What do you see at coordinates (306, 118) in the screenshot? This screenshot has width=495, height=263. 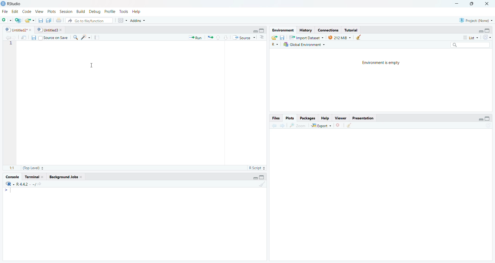 I see `packages` at bounding box center [306, 118].